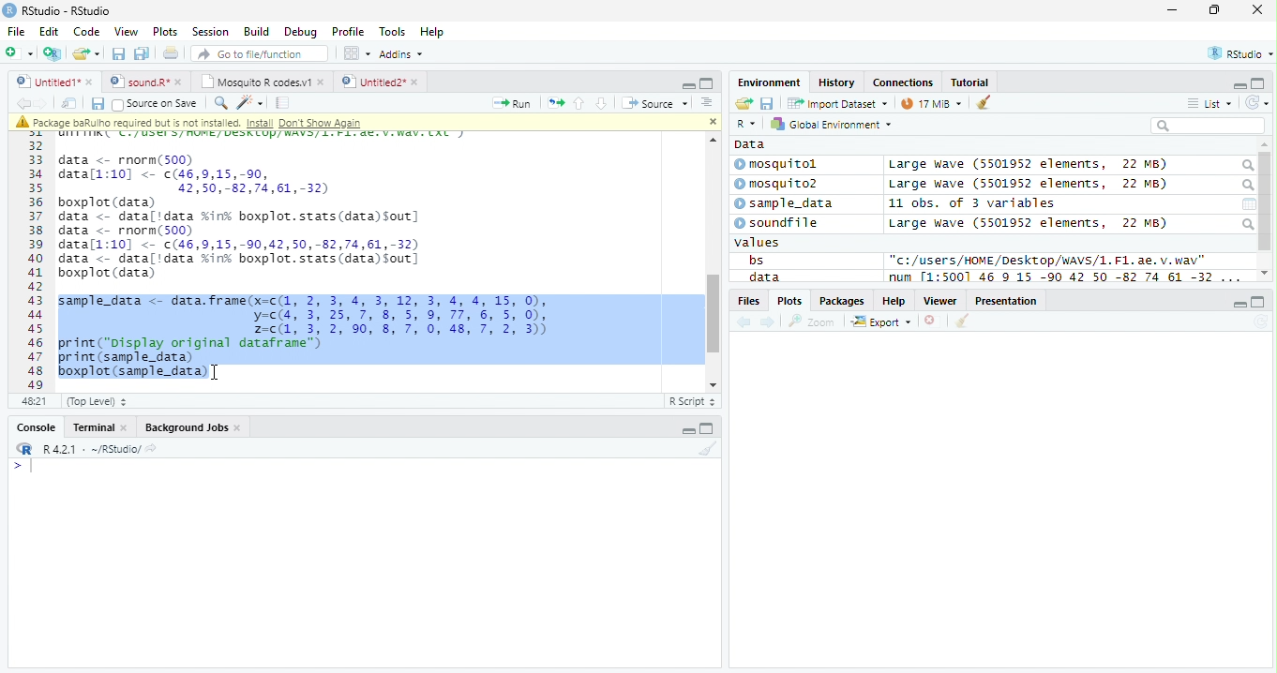 The height and width of the screenshot is (673, 1277). Describe the element at coordinates (1006, 300) in the screenshot. I see `Presentation` at that location.